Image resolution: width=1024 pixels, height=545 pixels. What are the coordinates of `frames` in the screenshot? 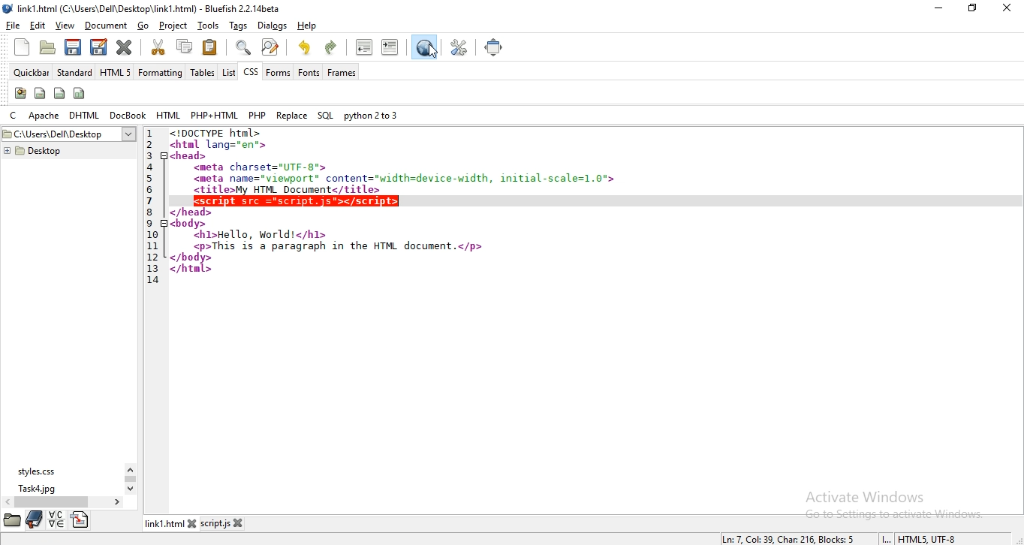 It's located at (341, 72).